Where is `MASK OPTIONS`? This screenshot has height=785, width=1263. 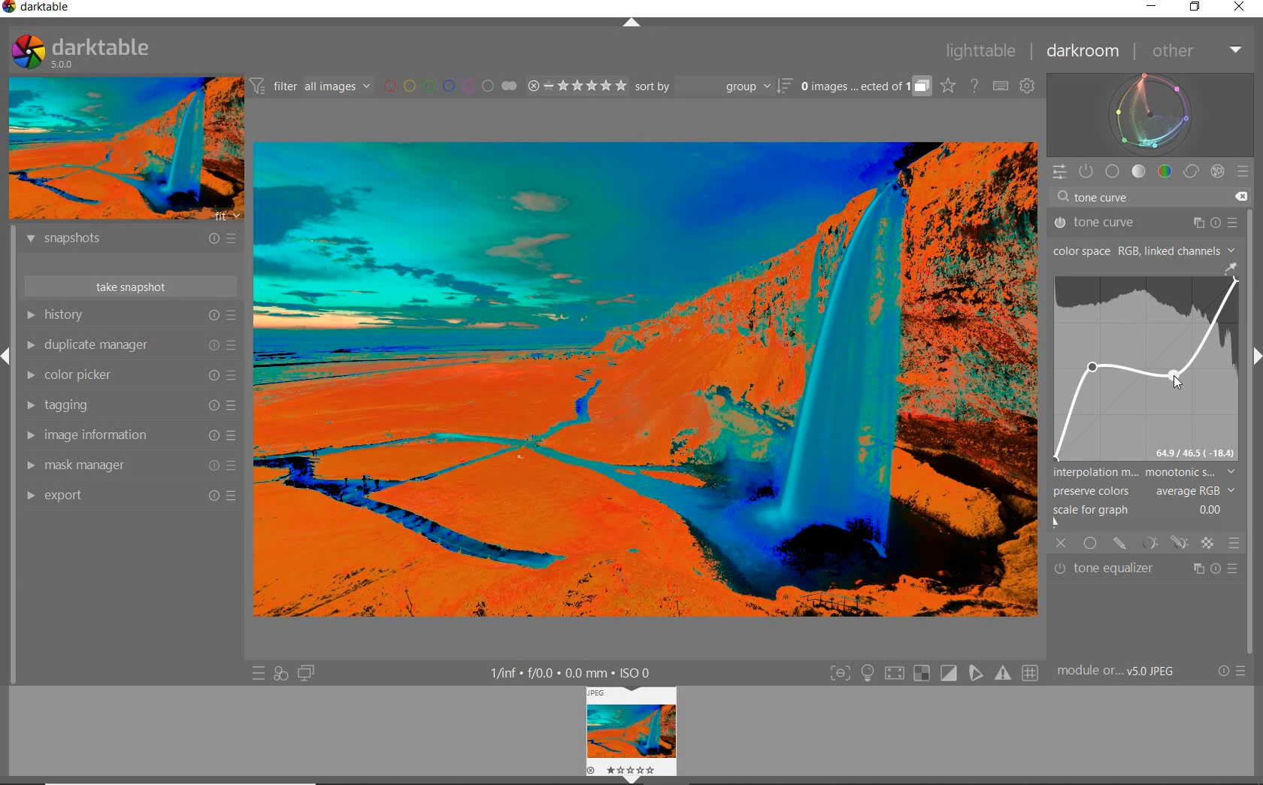 MASK OPTIONS is located at coordinates (1164, 544).